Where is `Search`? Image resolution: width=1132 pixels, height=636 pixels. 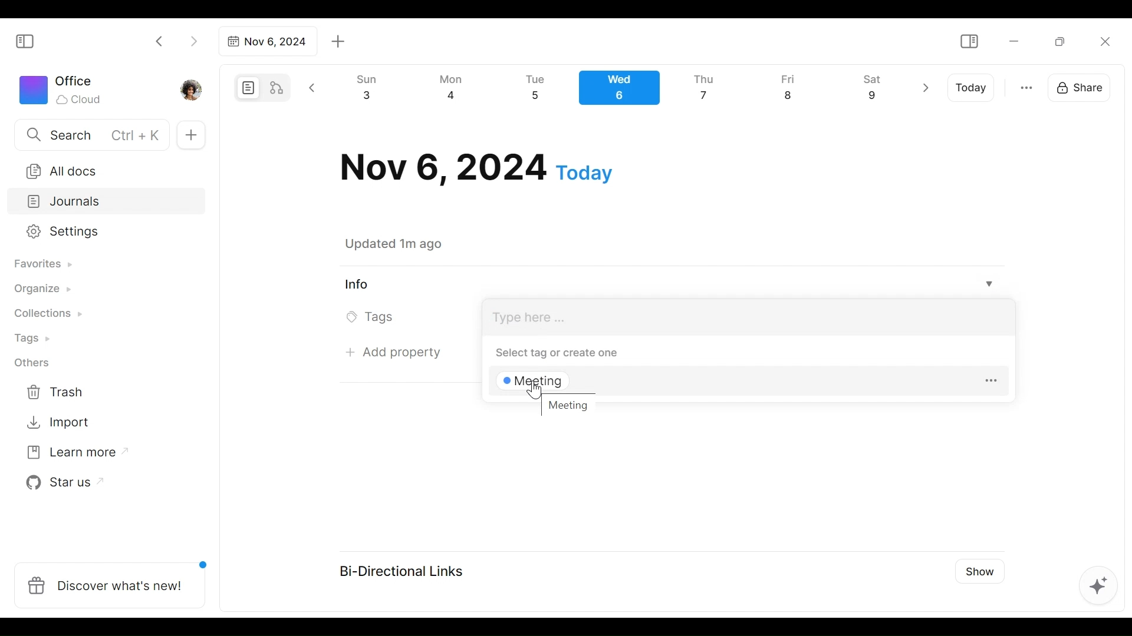 Search is located at coordinates (90, 134).